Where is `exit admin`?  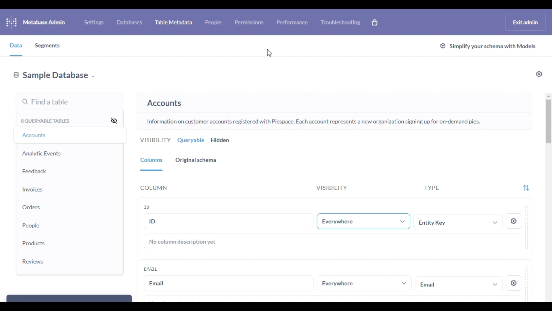
exit admin is located at coordinates (526, 22).